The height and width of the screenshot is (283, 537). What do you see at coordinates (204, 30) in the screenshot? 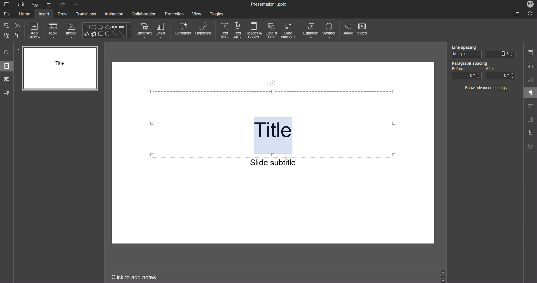
I see `Hyperlink` at bounding box center [204, 30].